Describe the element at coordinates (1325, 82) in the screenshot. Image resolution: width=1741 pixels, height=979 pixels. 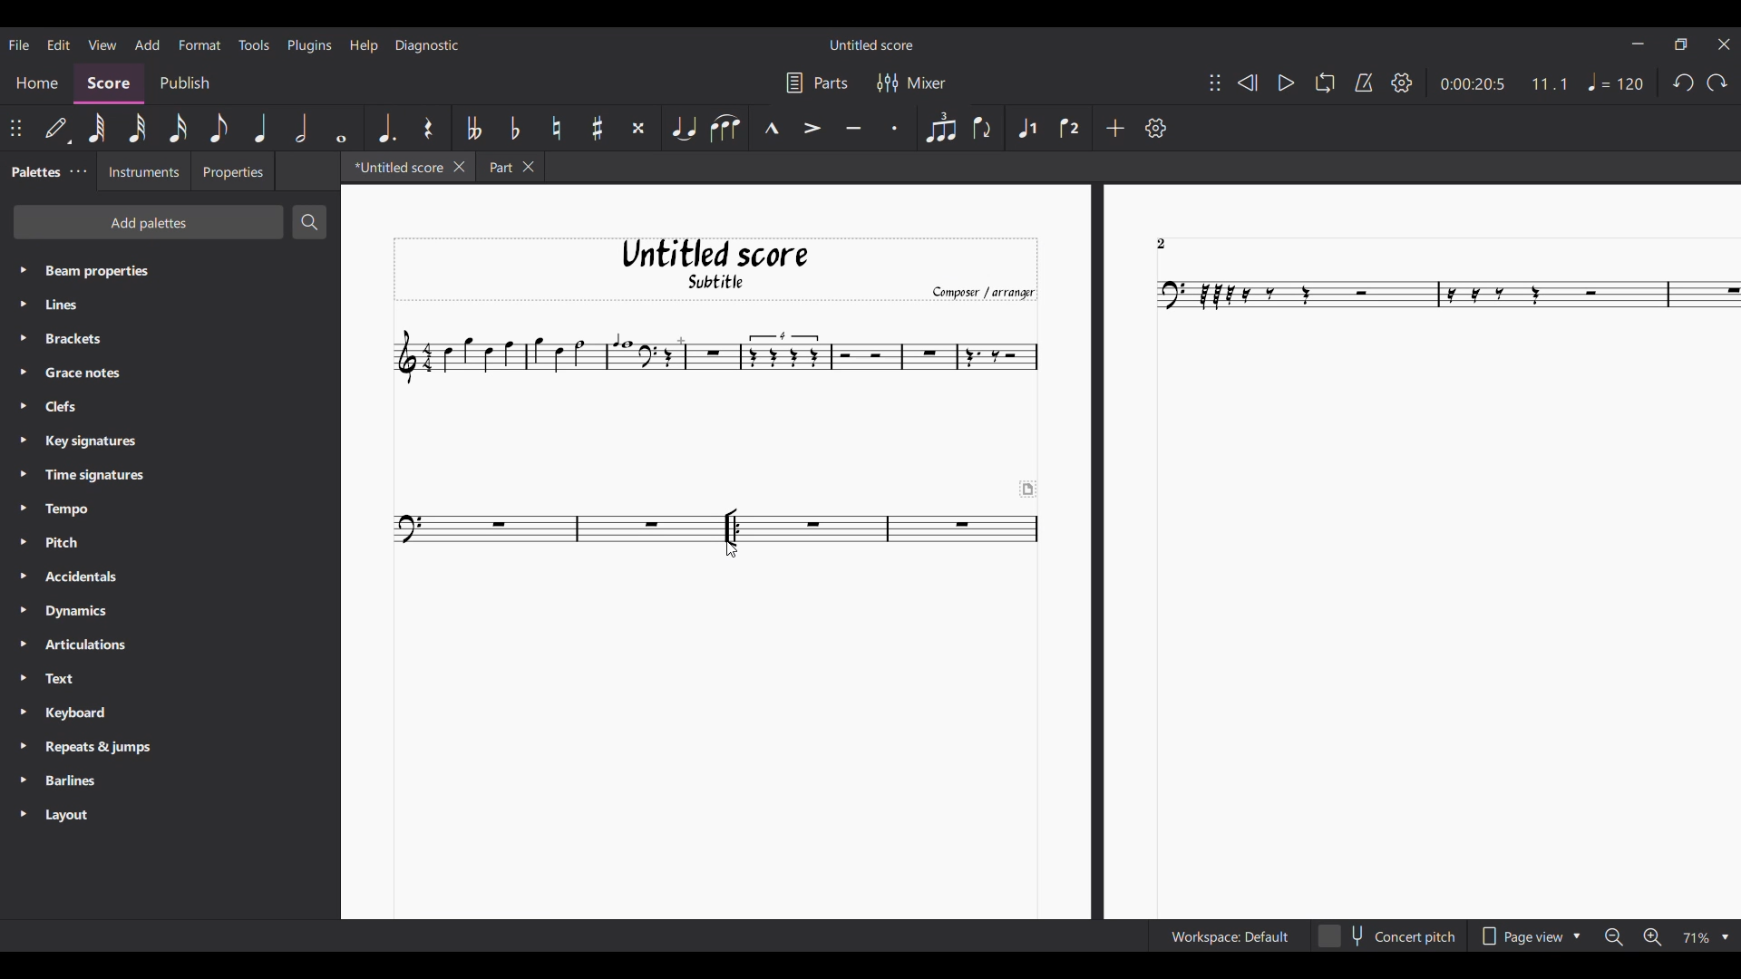
I see `Loop playback` at that location.